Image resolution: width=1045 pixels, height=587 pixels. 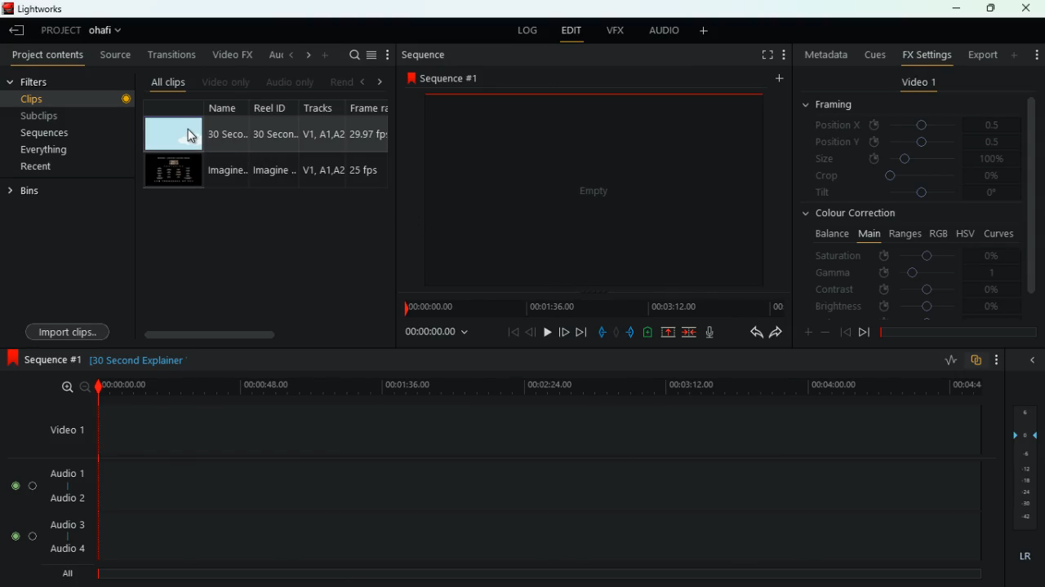 I want to click on ranges, so click(x=905, y=233).